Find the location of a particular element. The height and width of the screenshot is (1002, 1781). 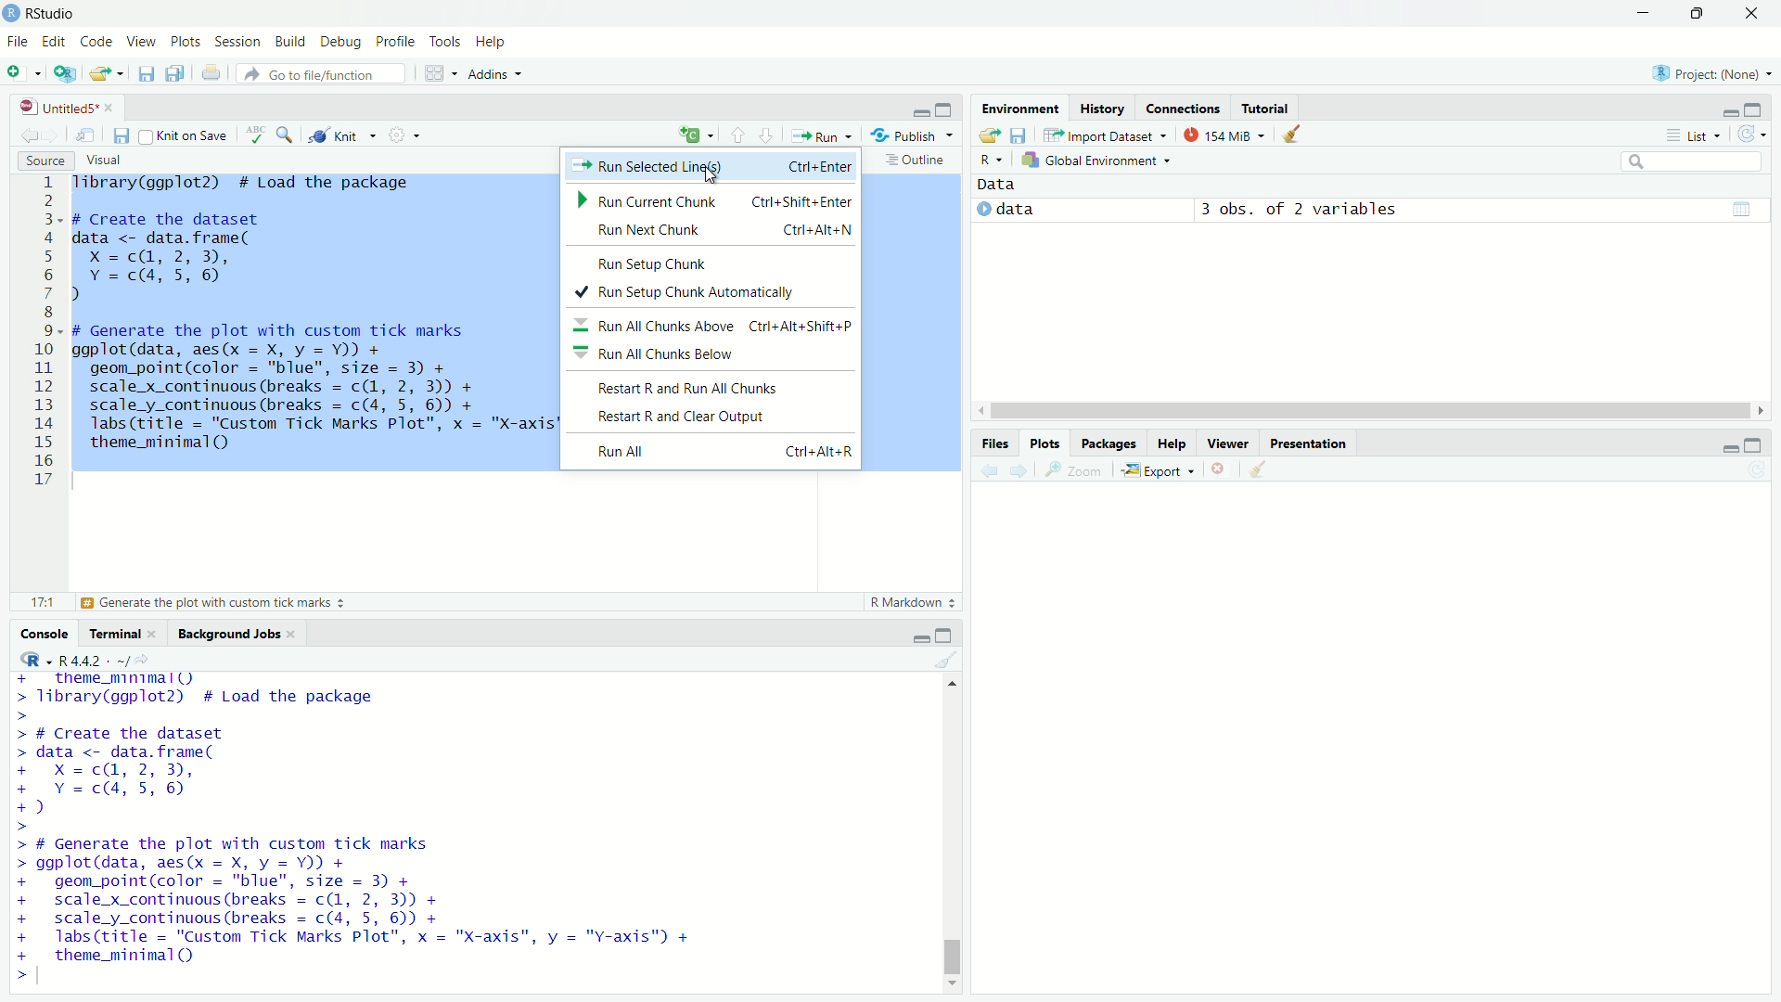

list is located at coordinates (1694, 135).